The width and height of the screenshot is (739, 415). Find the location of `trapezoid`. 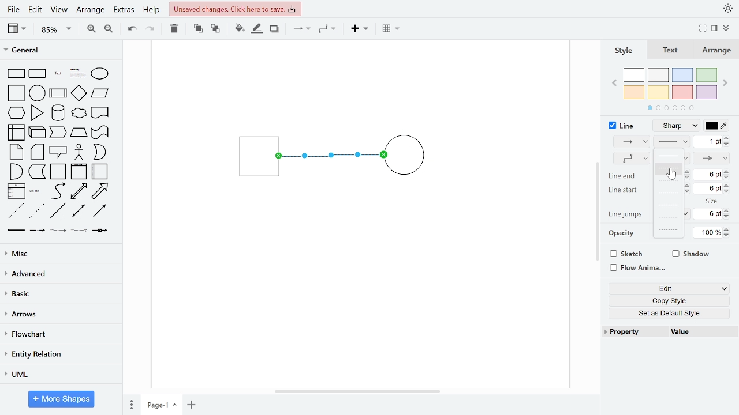

trapezoid is located at coordinates (79, 132).